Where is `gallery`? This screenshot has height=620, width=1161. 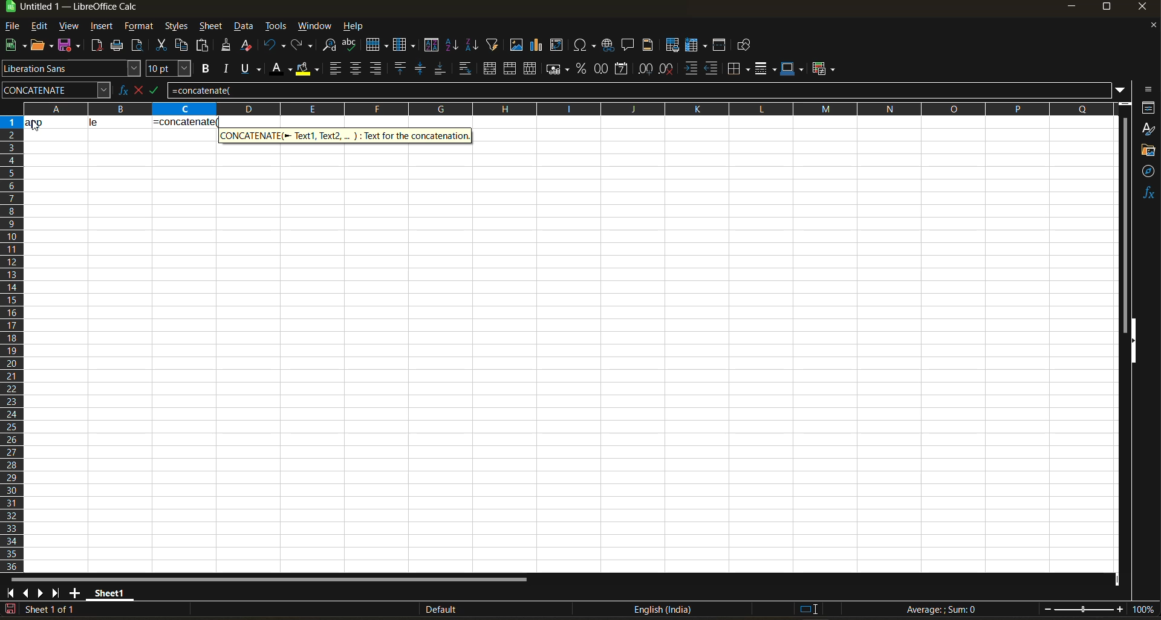 gallery is located at coordinates (1149, 152).